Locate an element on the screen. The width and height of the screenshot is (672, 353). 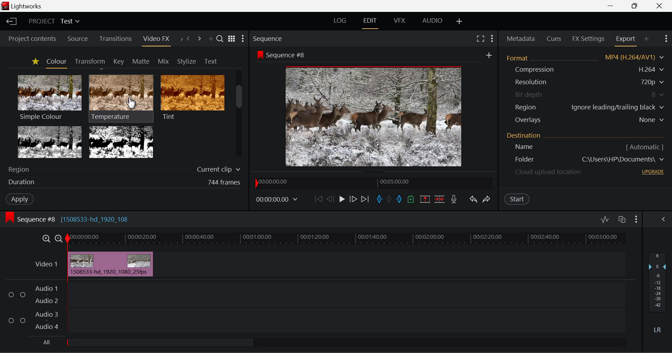
Cues is located at coordinates (554, 38).